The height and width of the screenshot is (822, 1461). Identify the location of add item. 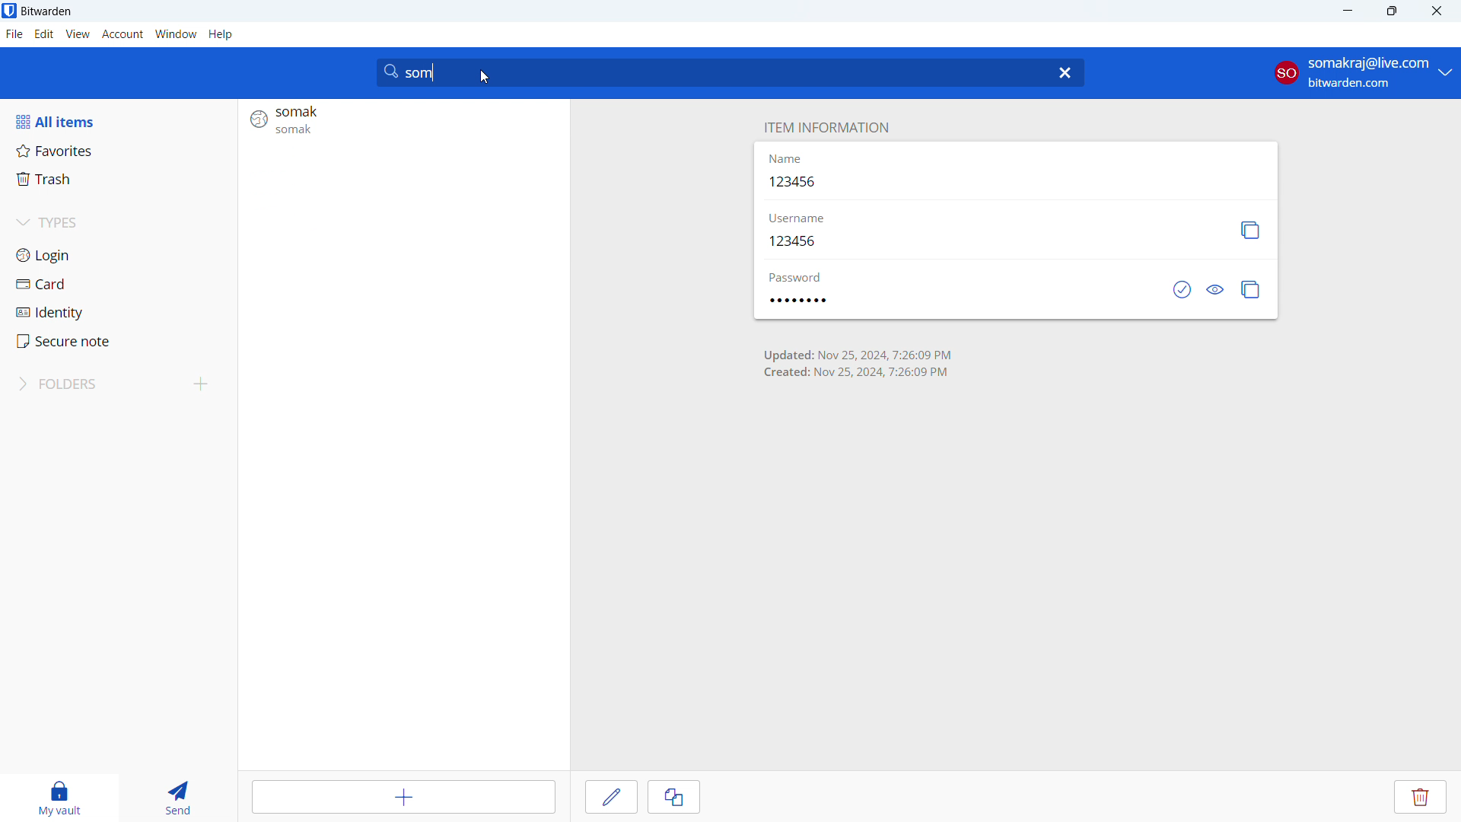
(403, 798).